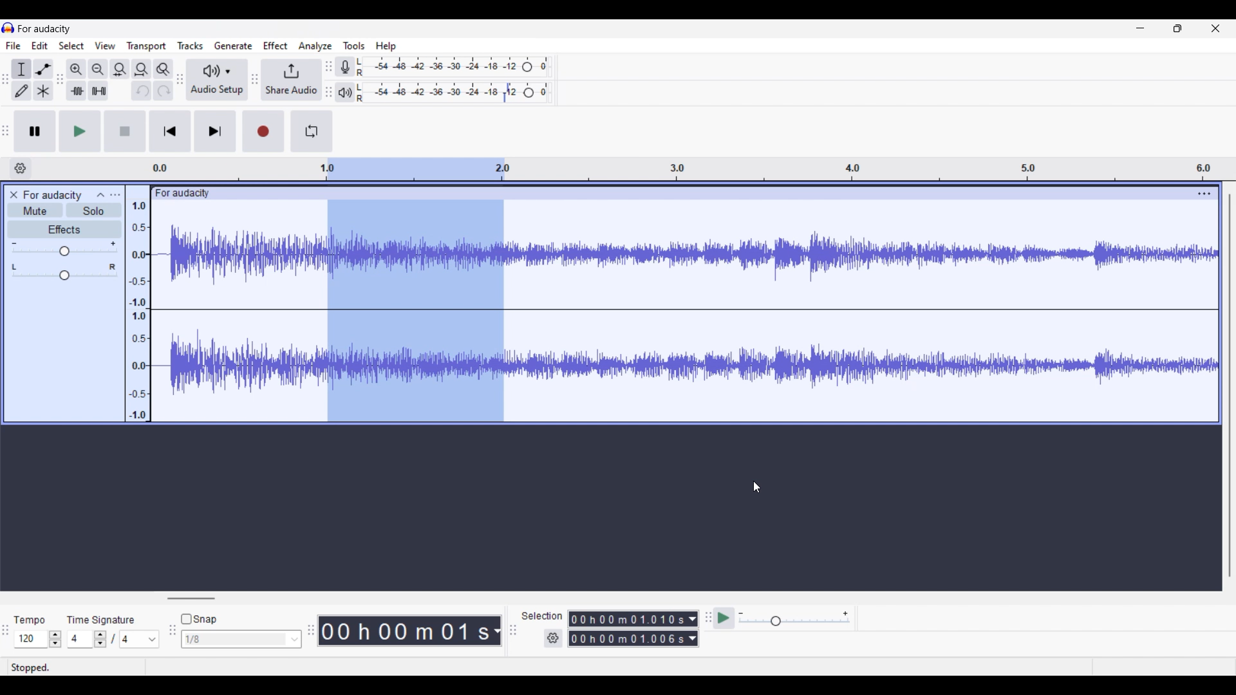 The height and width of the screenshot is (695, 1236). I want to click on selection, so click(541, 615).